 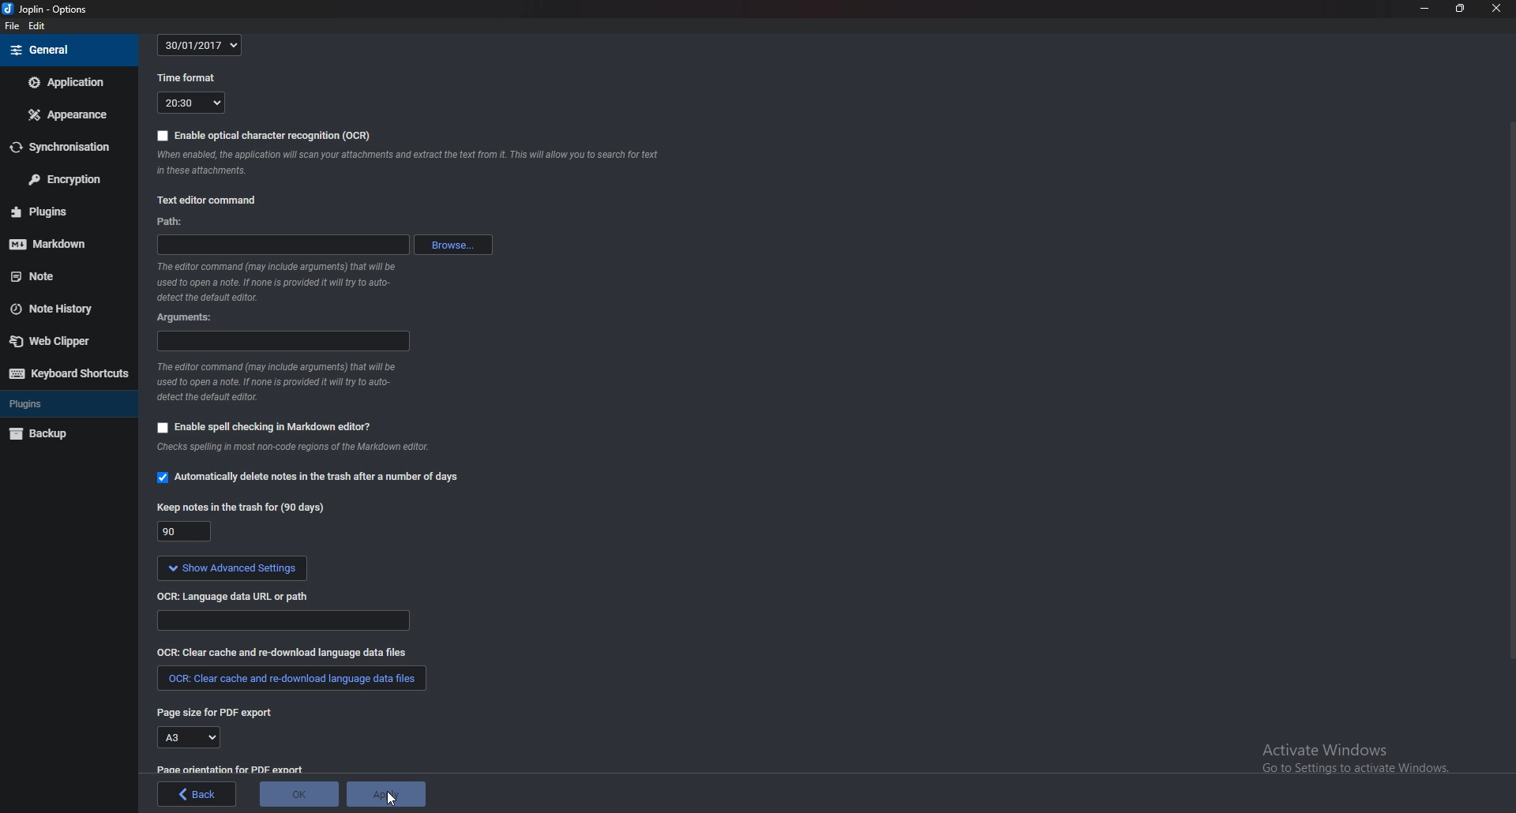 What do you see at coordinates (282, 245) in the screenshot?
I see `path` at bounding box center [282, 245].